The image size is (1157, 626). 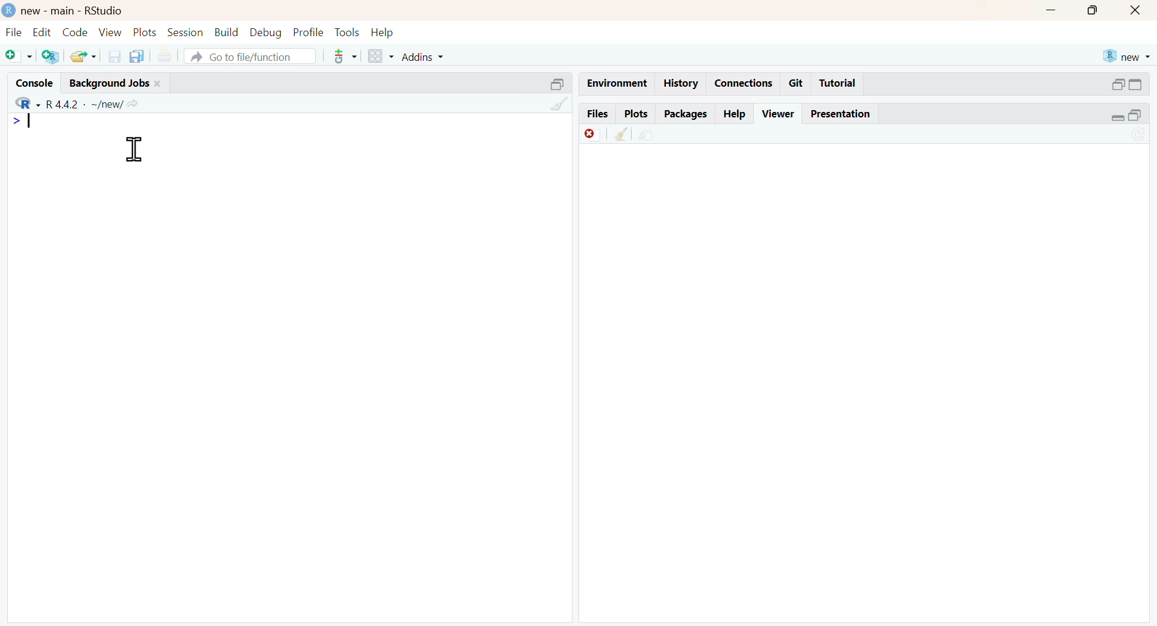 I want to click on tools, so click(x=347, y=32).